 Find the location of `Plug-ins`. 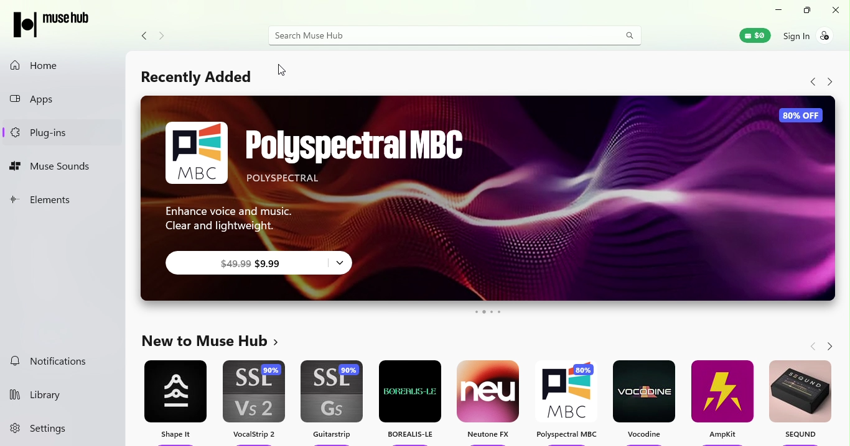

Plug-ins is located at coordinates (64, 130).